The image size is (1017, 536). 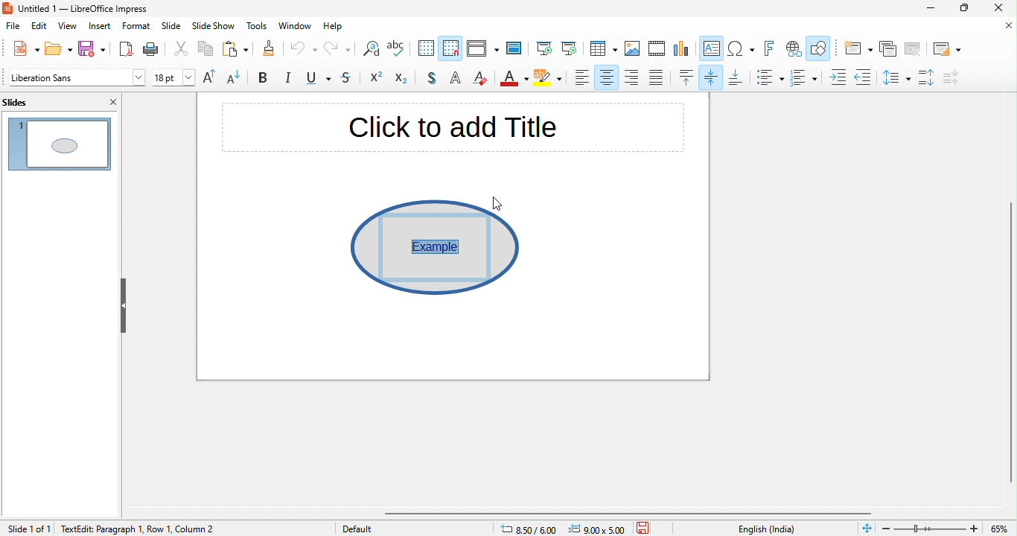 What do you see at coordinates (233, 50) in the screenshot?
I see `paste` at bounding box center [233, 50].